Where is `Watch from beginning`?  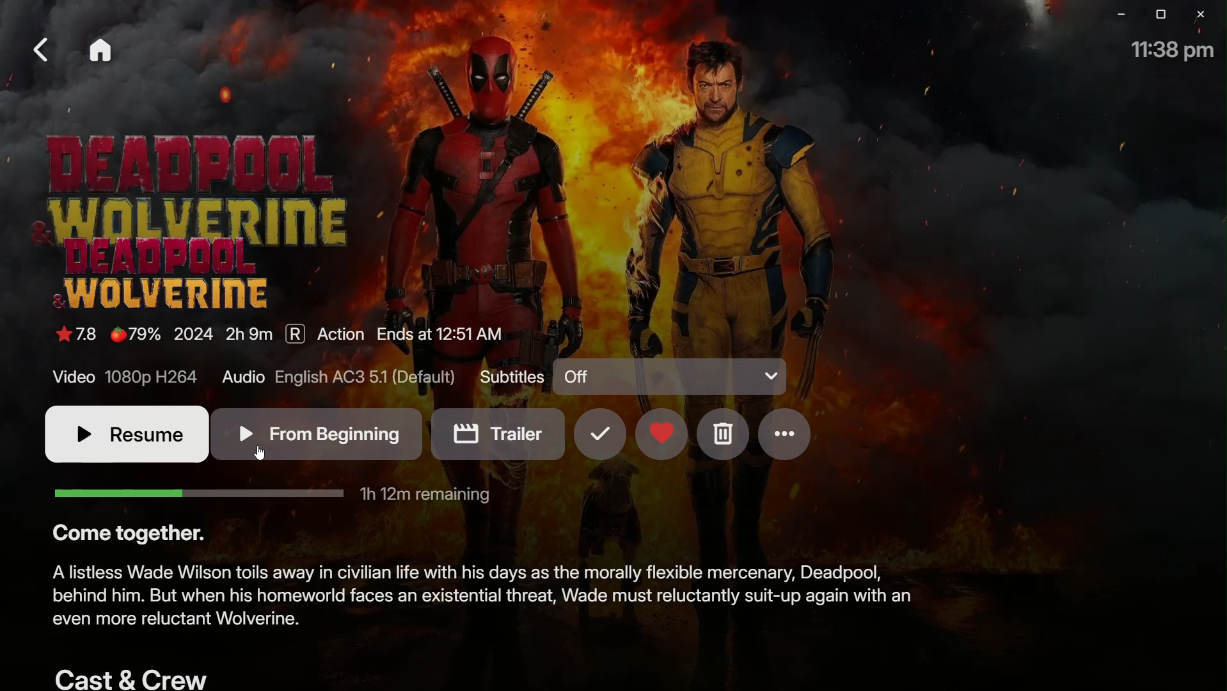 Watch from beginning is located at coordinates (319, 435).